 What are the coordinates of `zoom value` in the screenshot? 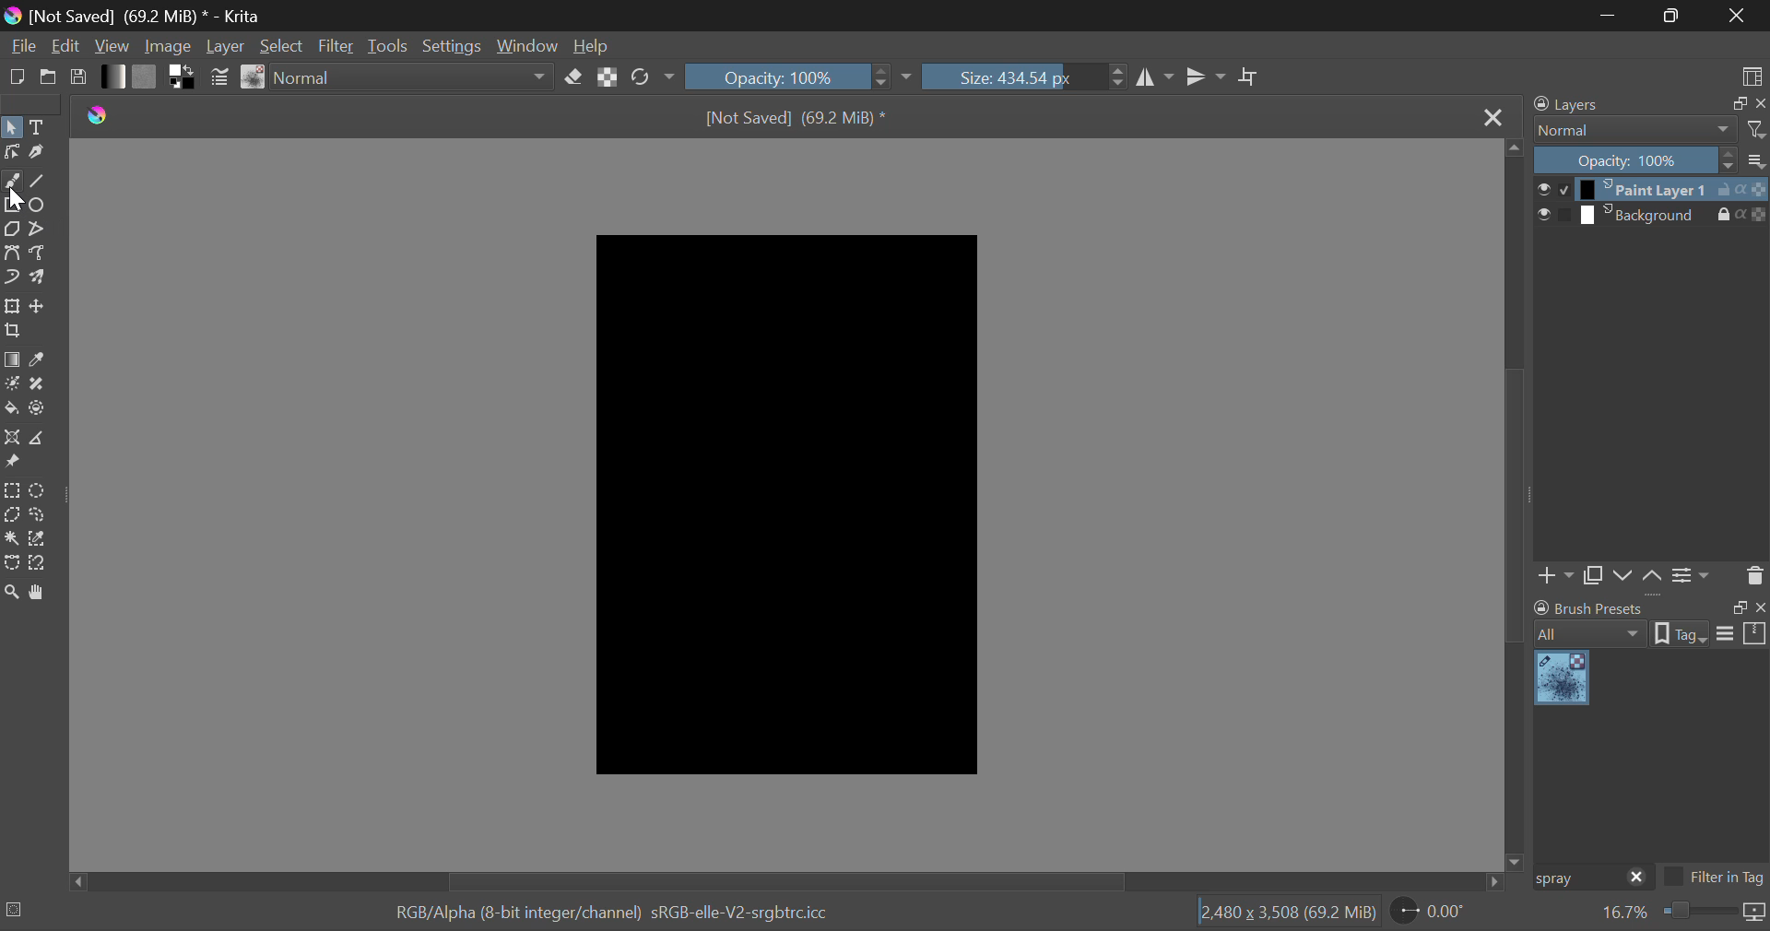 It's located at (1624, 913).